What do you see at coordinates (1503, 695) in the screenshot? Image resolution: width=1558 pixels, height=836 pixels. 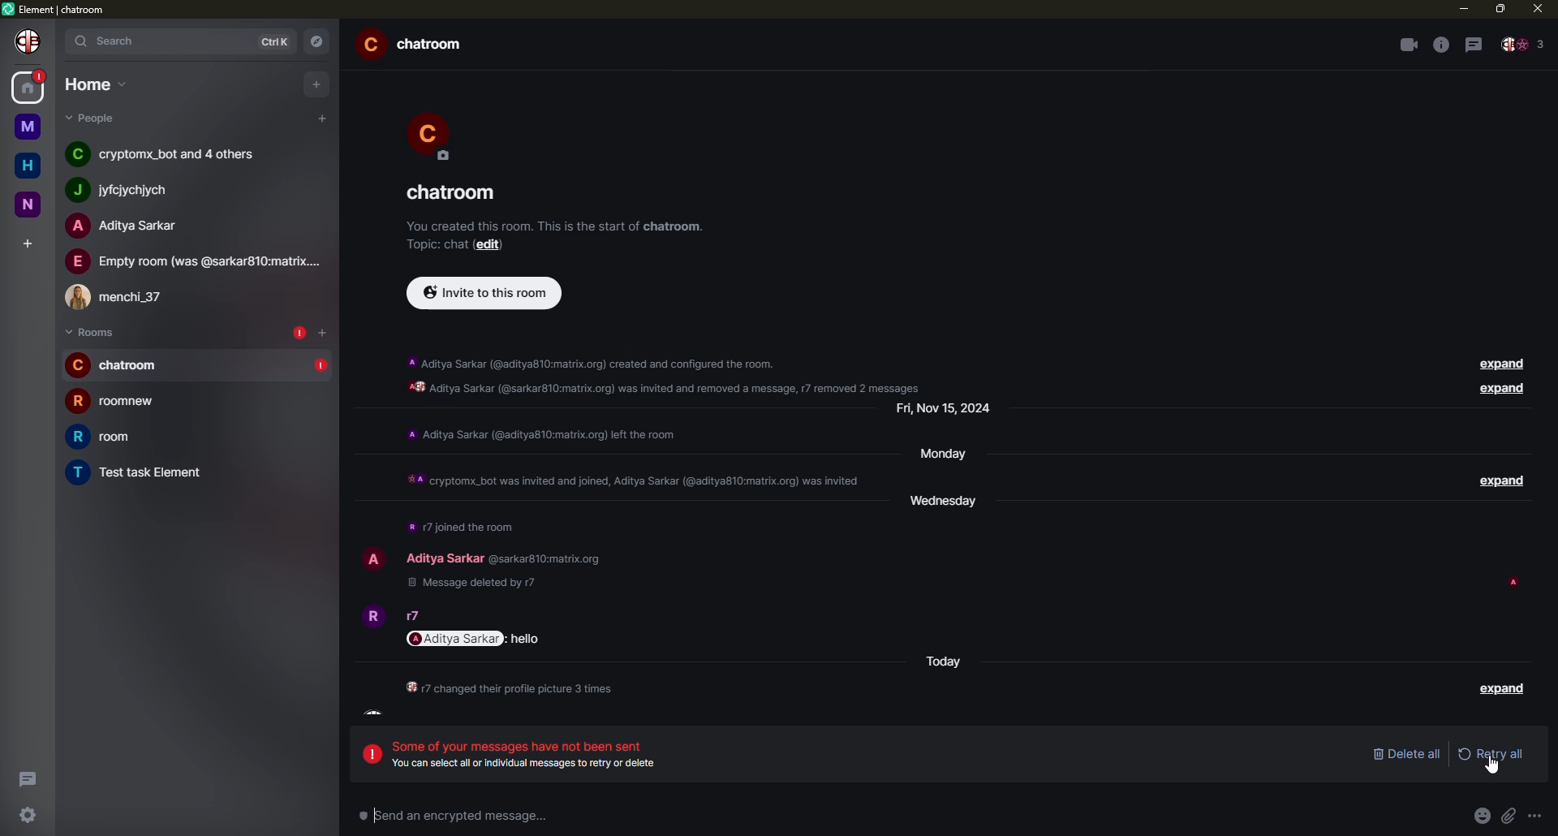 I see `expand` at bounding box center [1503, 695].